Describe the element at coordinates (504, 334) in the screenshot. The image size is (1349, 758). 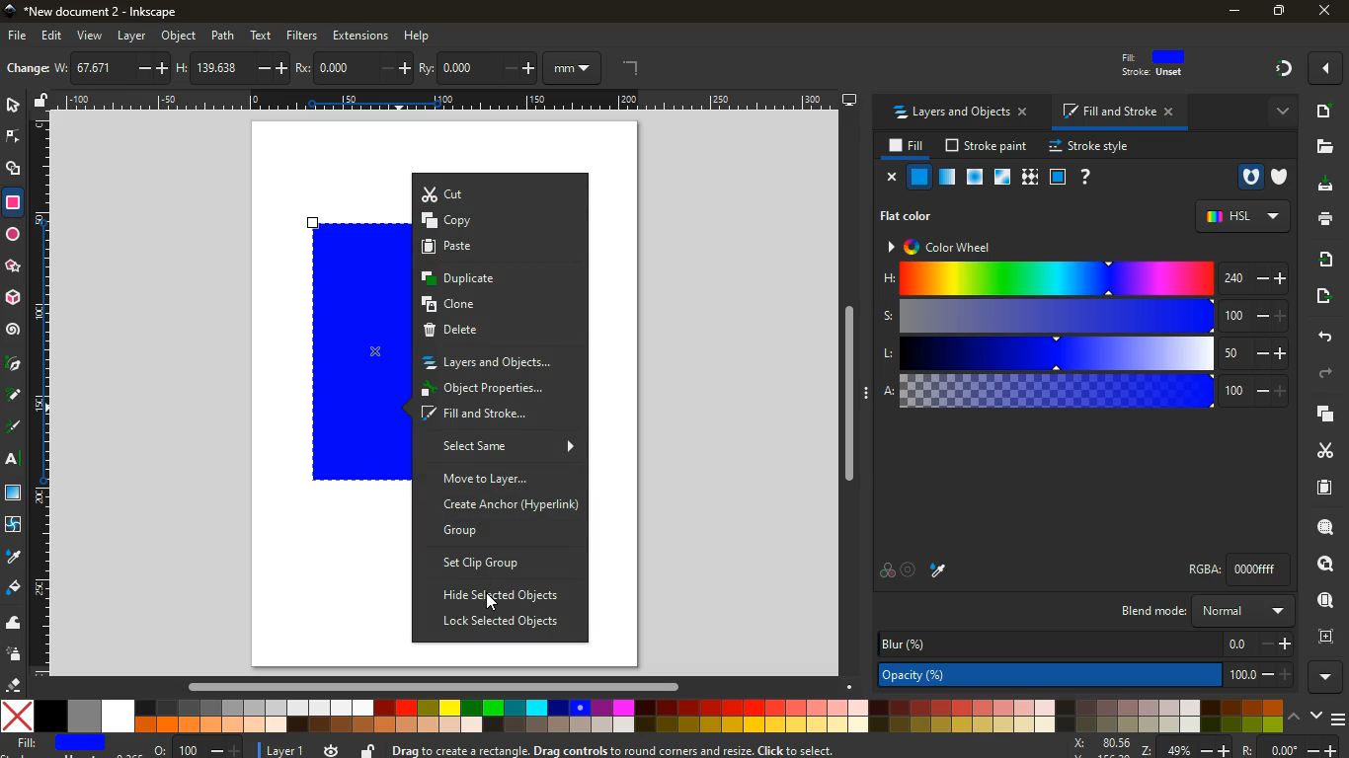
I see `delete` at that location.